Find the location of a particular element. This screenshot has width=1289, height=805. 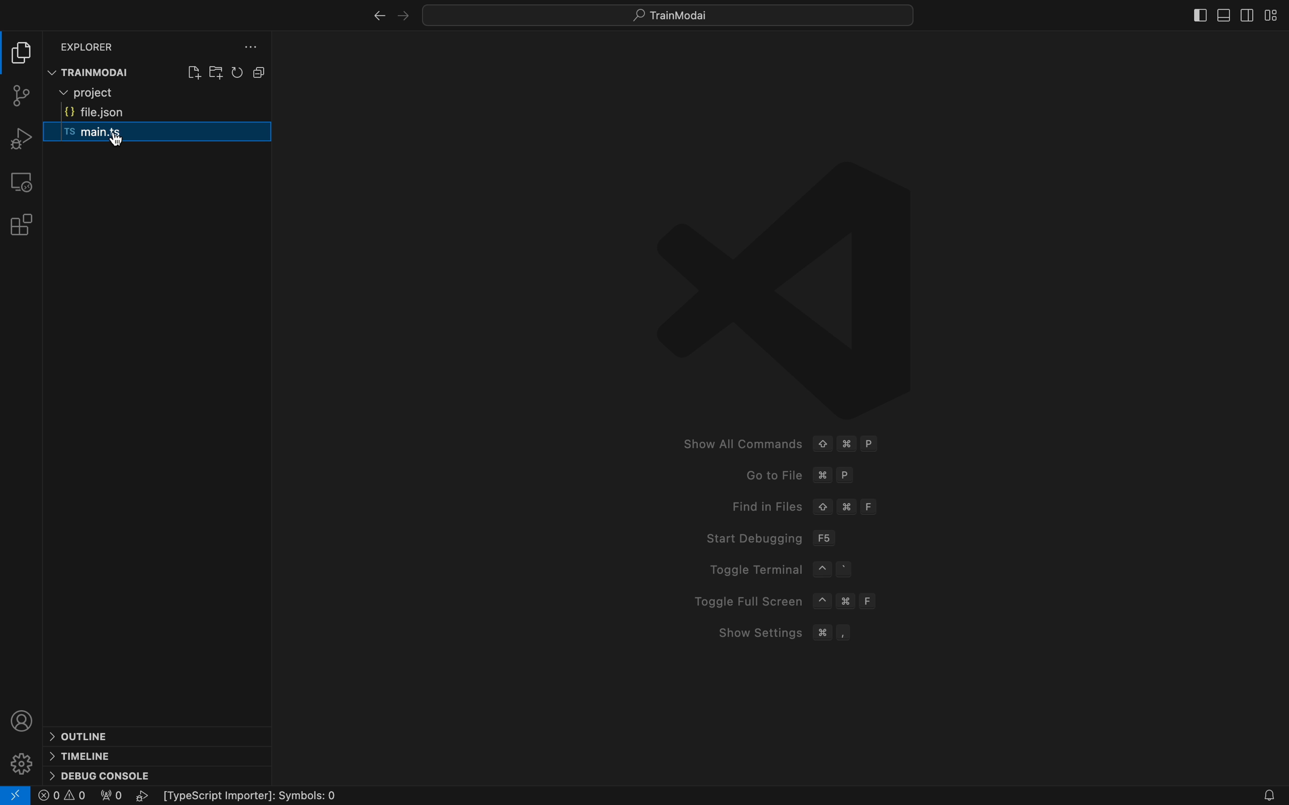

outline is located at coordinates (101, 735).